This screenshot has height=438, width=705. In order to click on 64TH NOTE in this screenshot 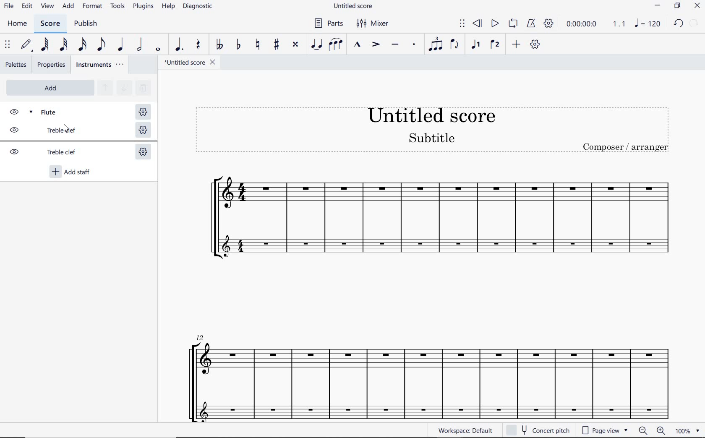, I will do `click(45, 44)`.